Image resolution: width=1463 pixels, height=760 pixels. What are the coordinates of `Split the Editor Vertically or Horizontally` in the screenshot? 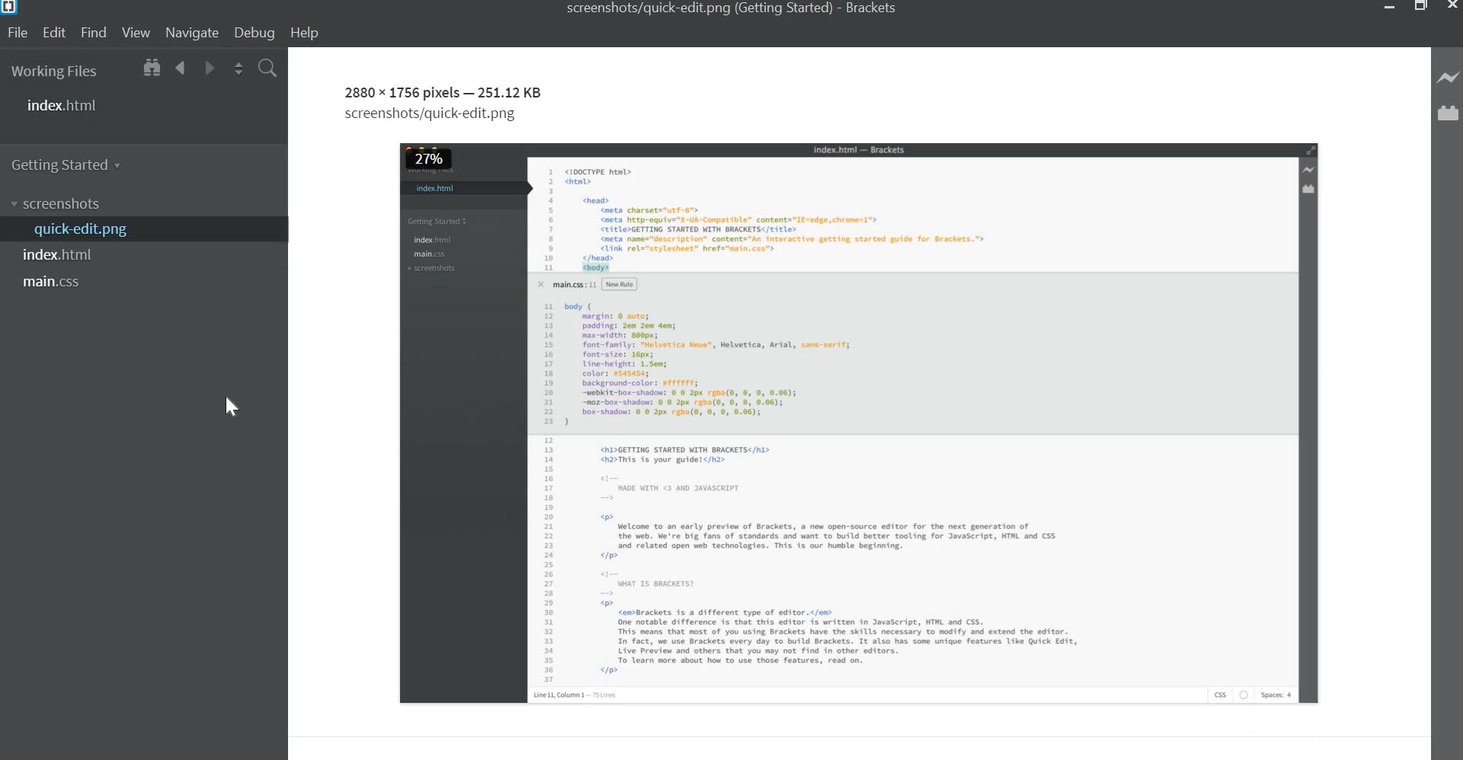 It's located at (238, 69).